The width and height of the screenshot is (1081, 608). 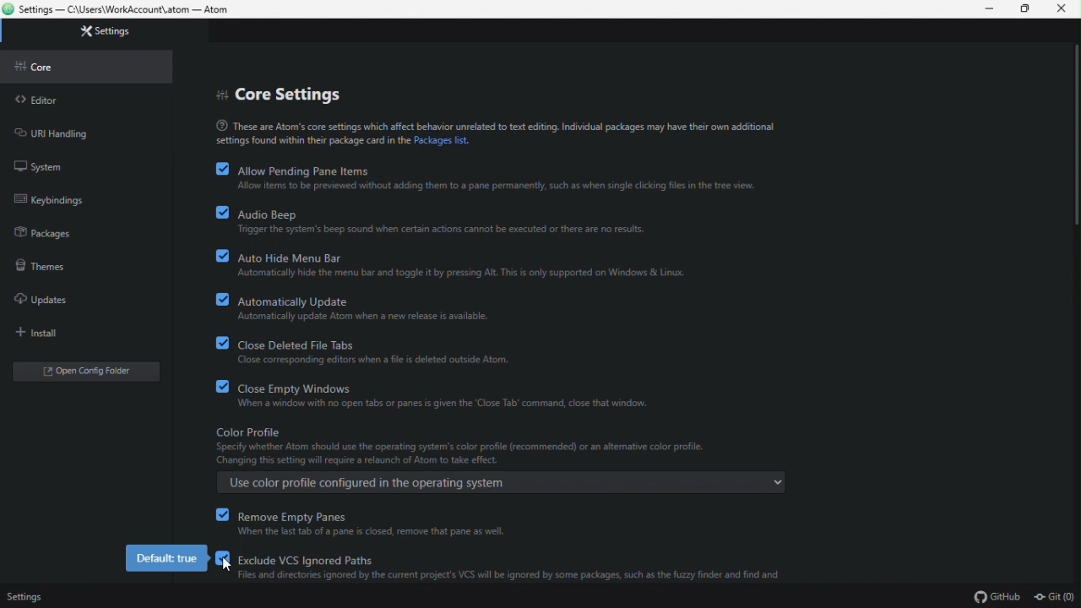 What do you see at coordinates (508, 524) in the screenshot?
I see `reMove empty panes` at bounding box center [508, 524].